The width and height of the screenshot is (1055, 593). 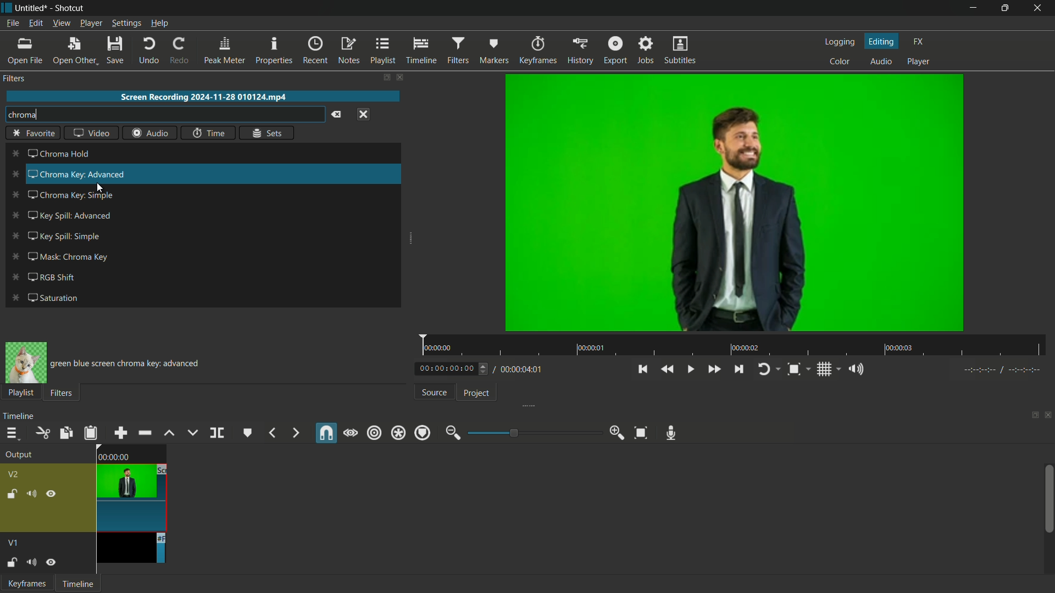 What do you see at coordinates (147, 50) in the screenshot?
I see `undo` at bounding box center [147, 50].